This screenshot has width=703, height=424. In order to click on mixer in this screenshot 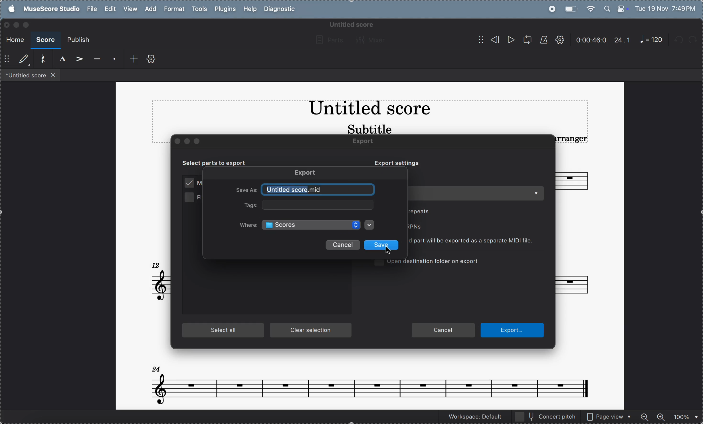, I will do `click(372, 40)`.